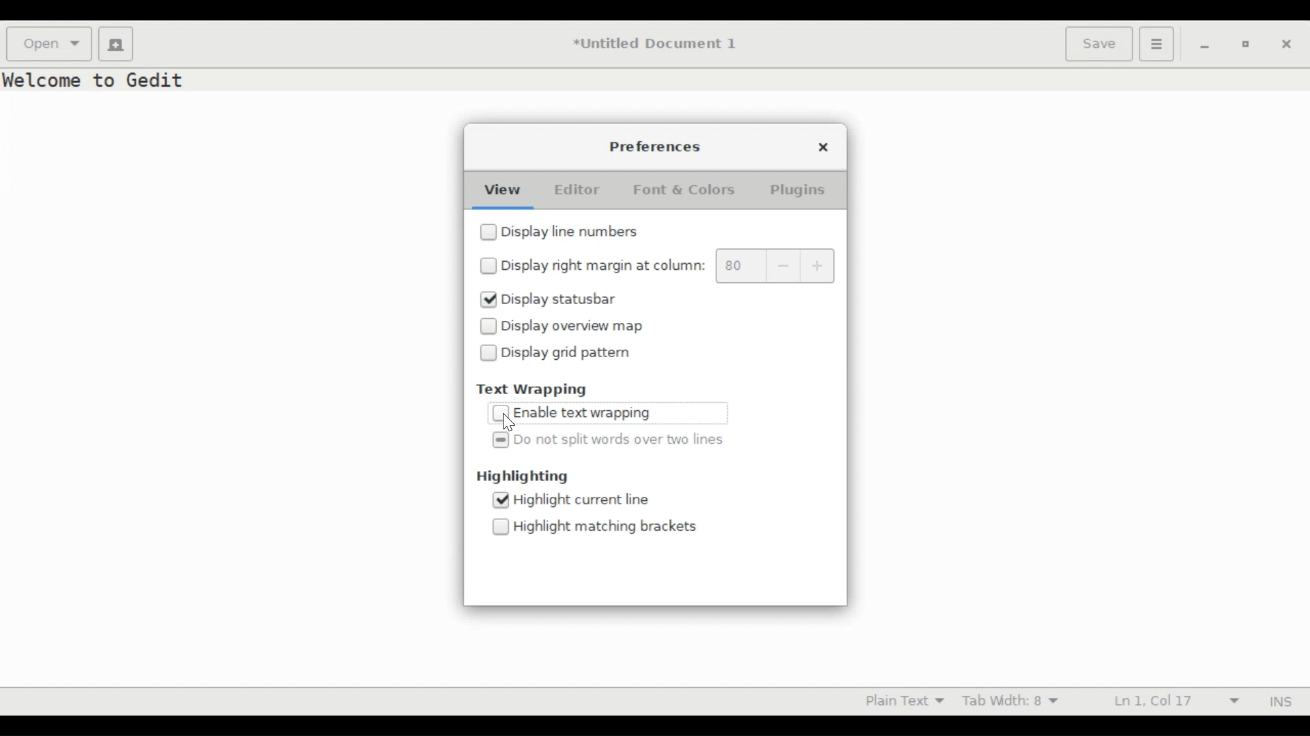  I want to click on Open, so click(50, 43).